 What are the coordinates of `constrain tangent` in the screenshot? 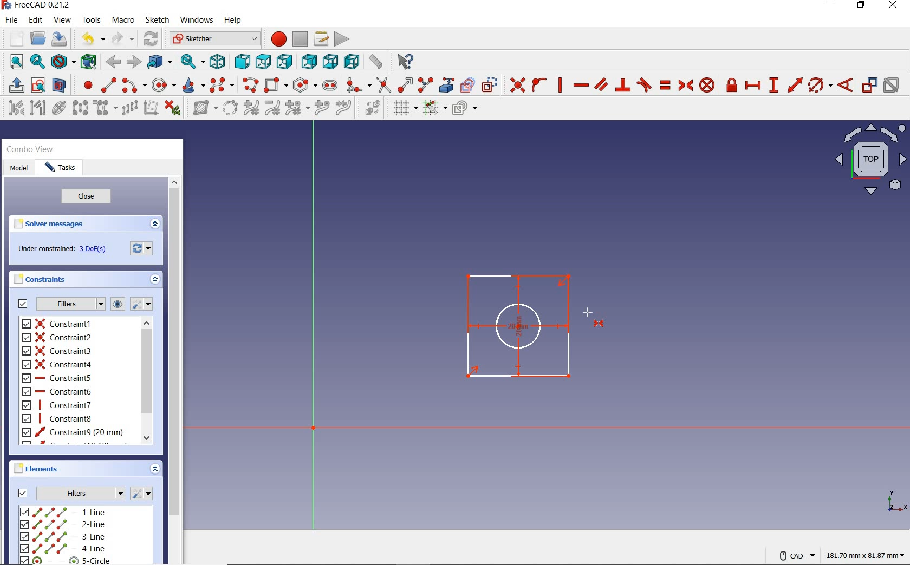 It's located at (644, 85).